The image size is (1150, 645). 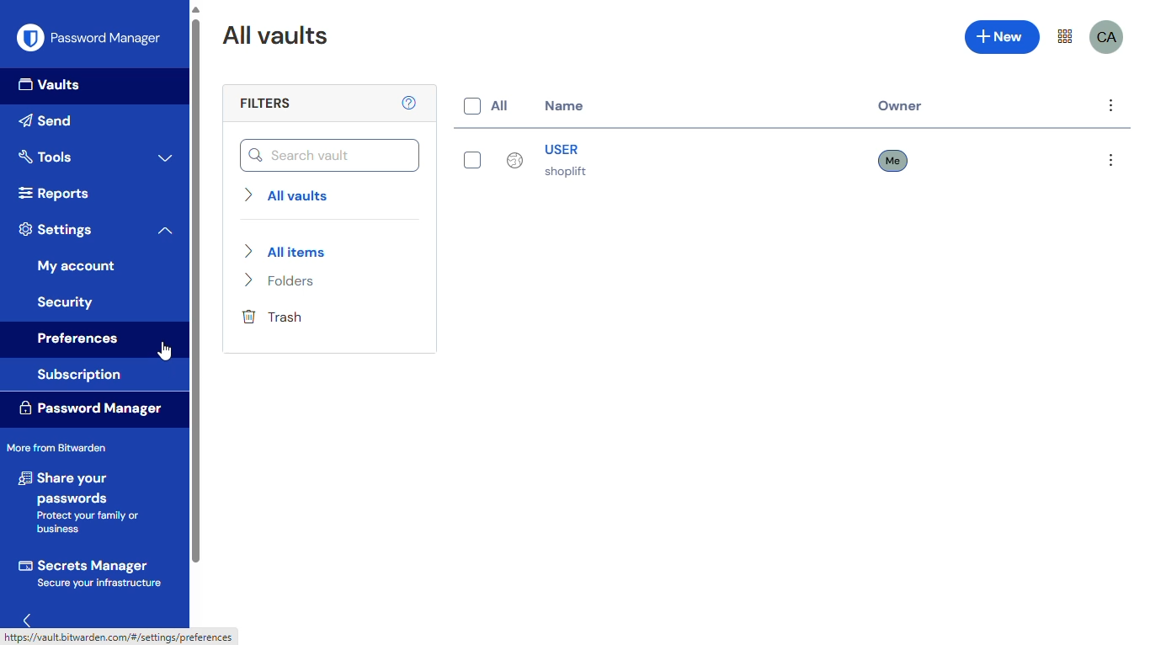 I want to click on subscription, so click(x=80, y=376).